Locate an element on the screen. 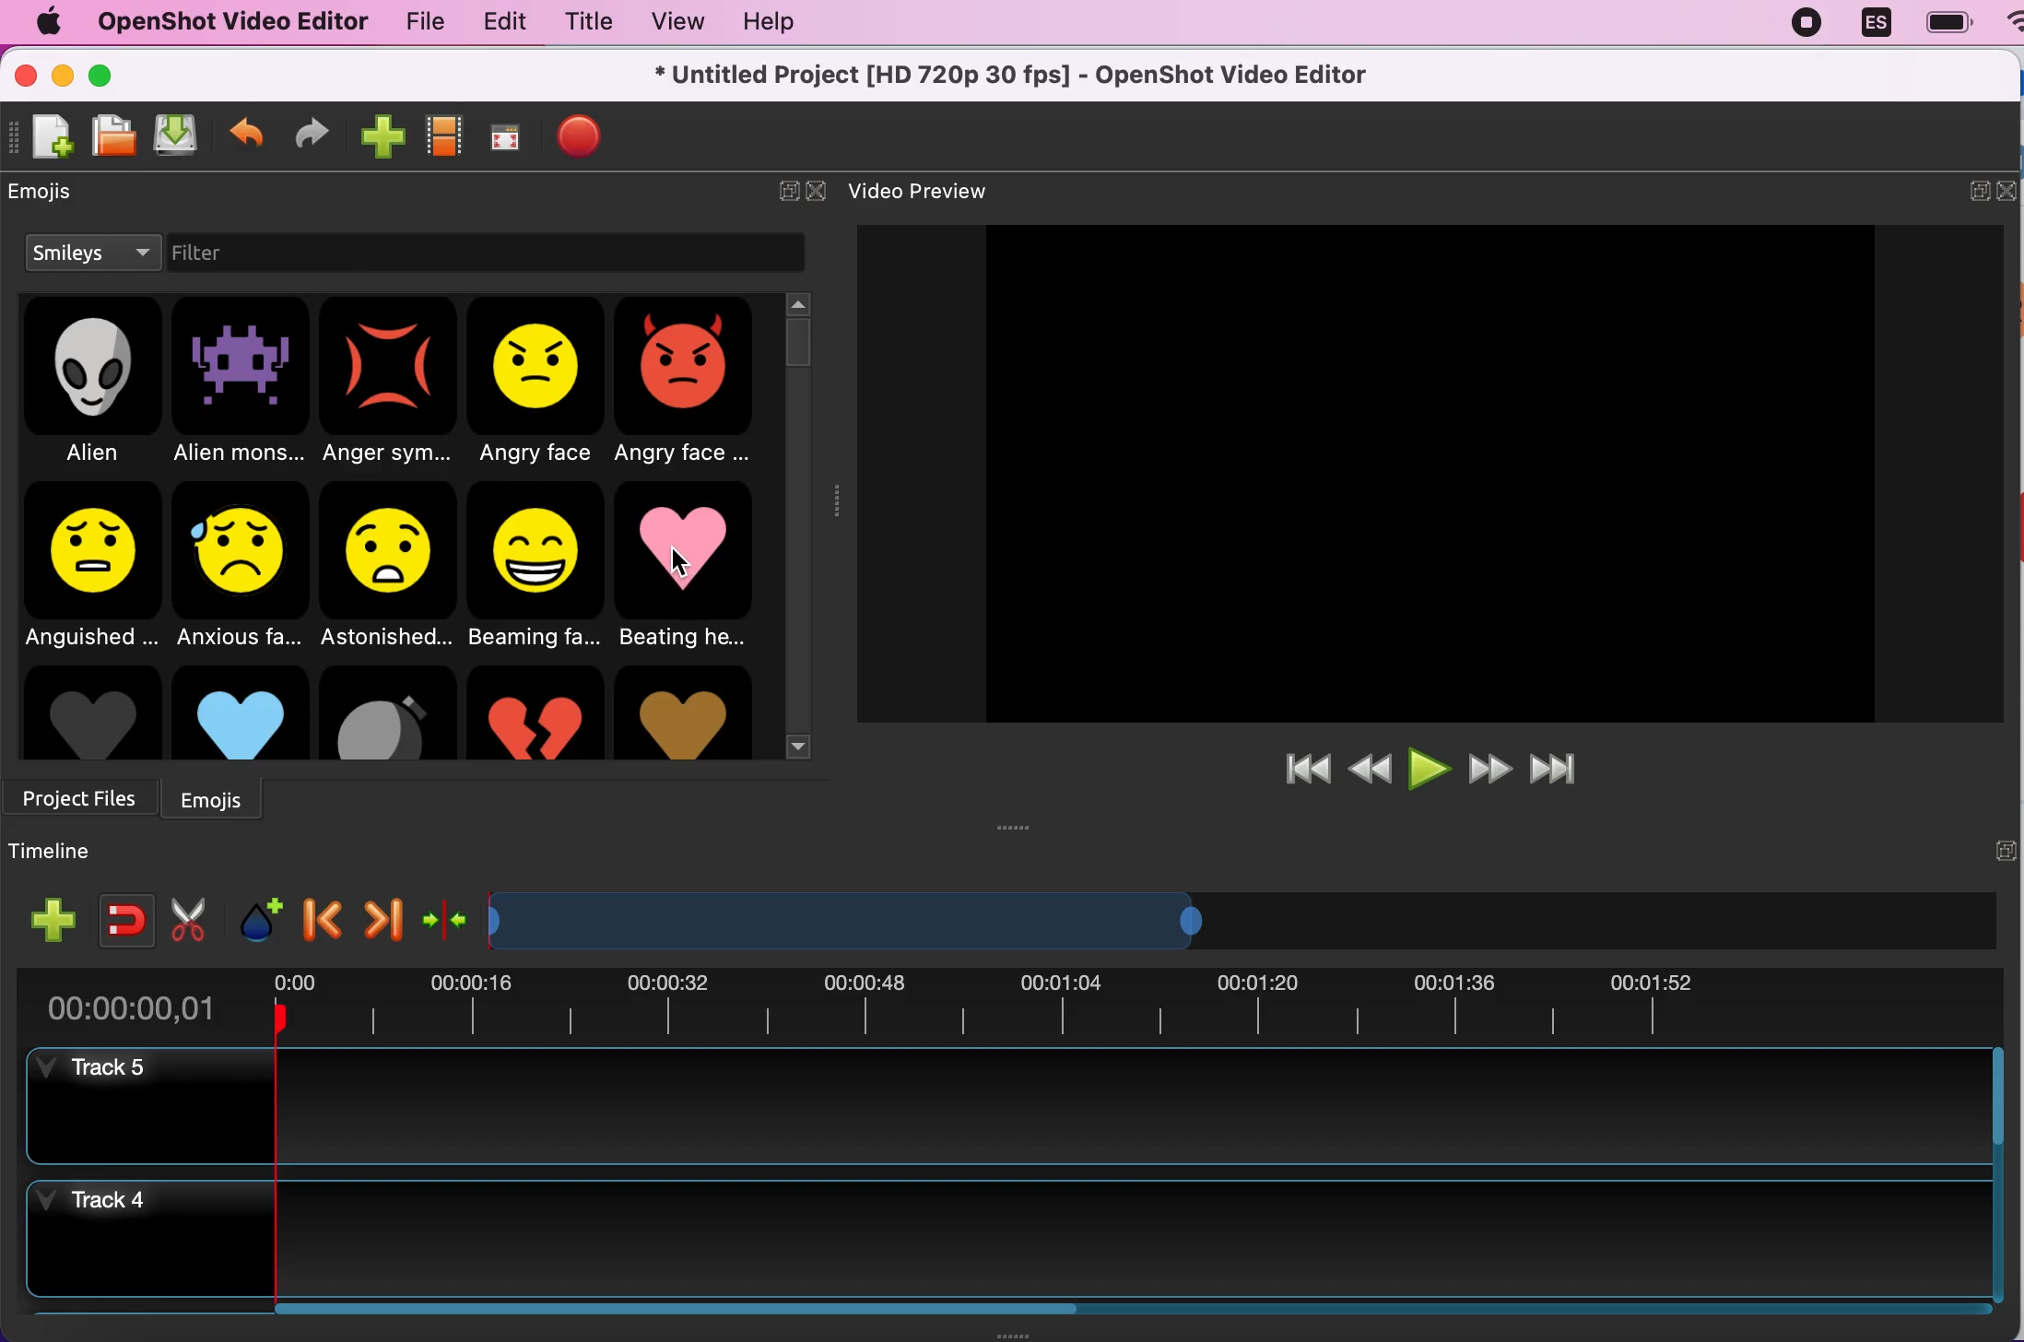 Image resolution: width=2024 pixels, height=1342 pixels. angry face is located at coordinates (539, 383).